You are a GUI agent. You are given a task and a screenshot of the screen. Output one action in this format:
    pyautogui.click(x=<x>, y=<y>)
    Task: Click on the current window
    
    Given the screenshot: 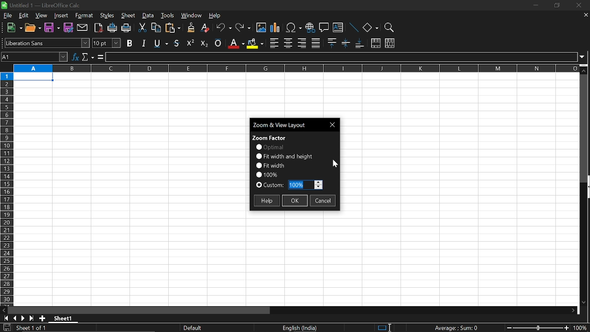 What is the action you would take?
    pyautogui.click(x=286, y=124)
    